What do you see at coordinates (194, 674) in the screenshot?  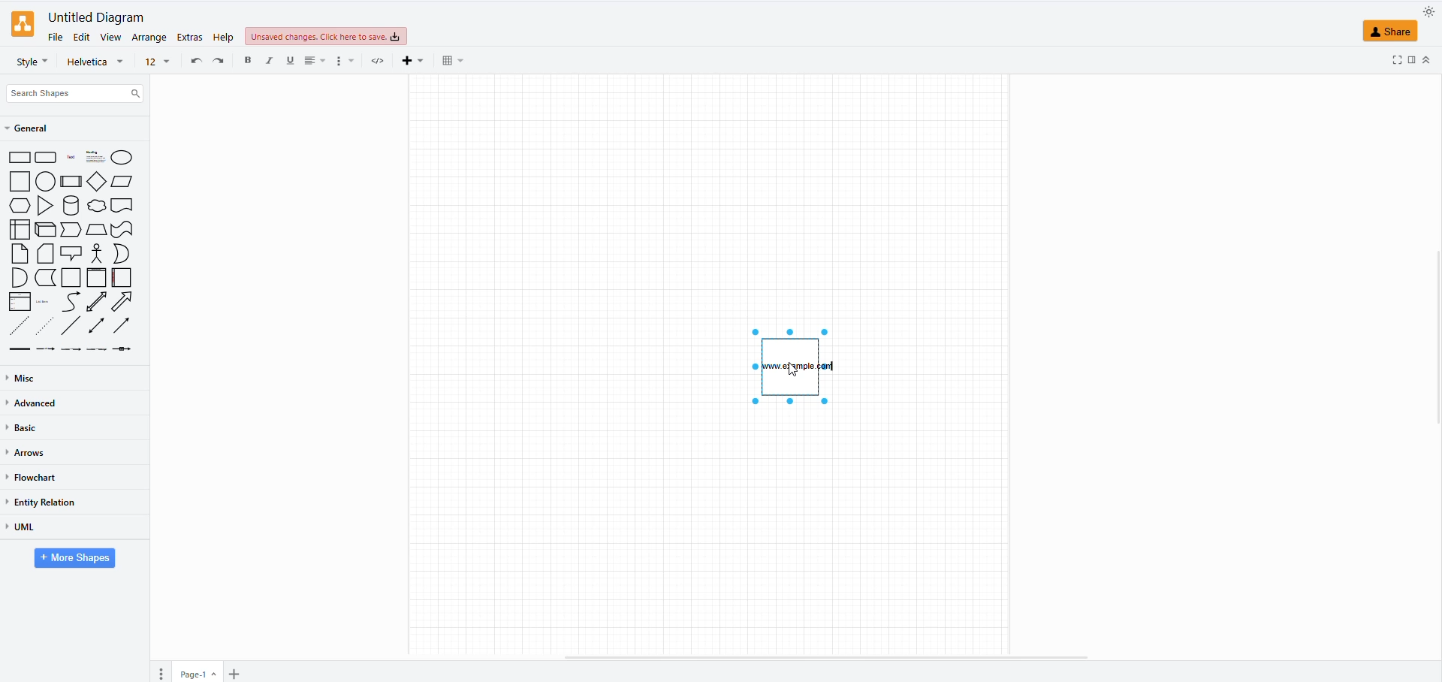 I see `page 1` at bounding box center [194, 674].